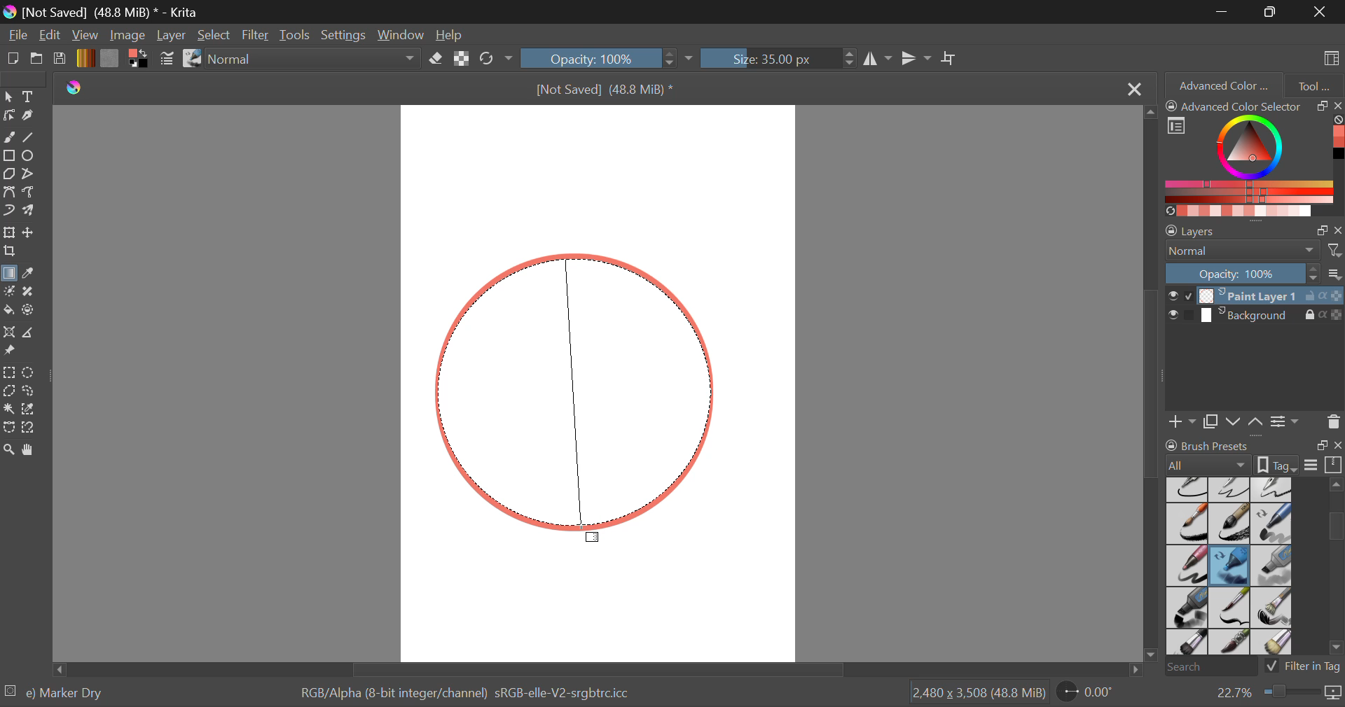  What do you see at coordinates (603, 88) in the screenshot?
I see `[Not Saved] (48.8 MiB) *` at bounding box center [603, 88].